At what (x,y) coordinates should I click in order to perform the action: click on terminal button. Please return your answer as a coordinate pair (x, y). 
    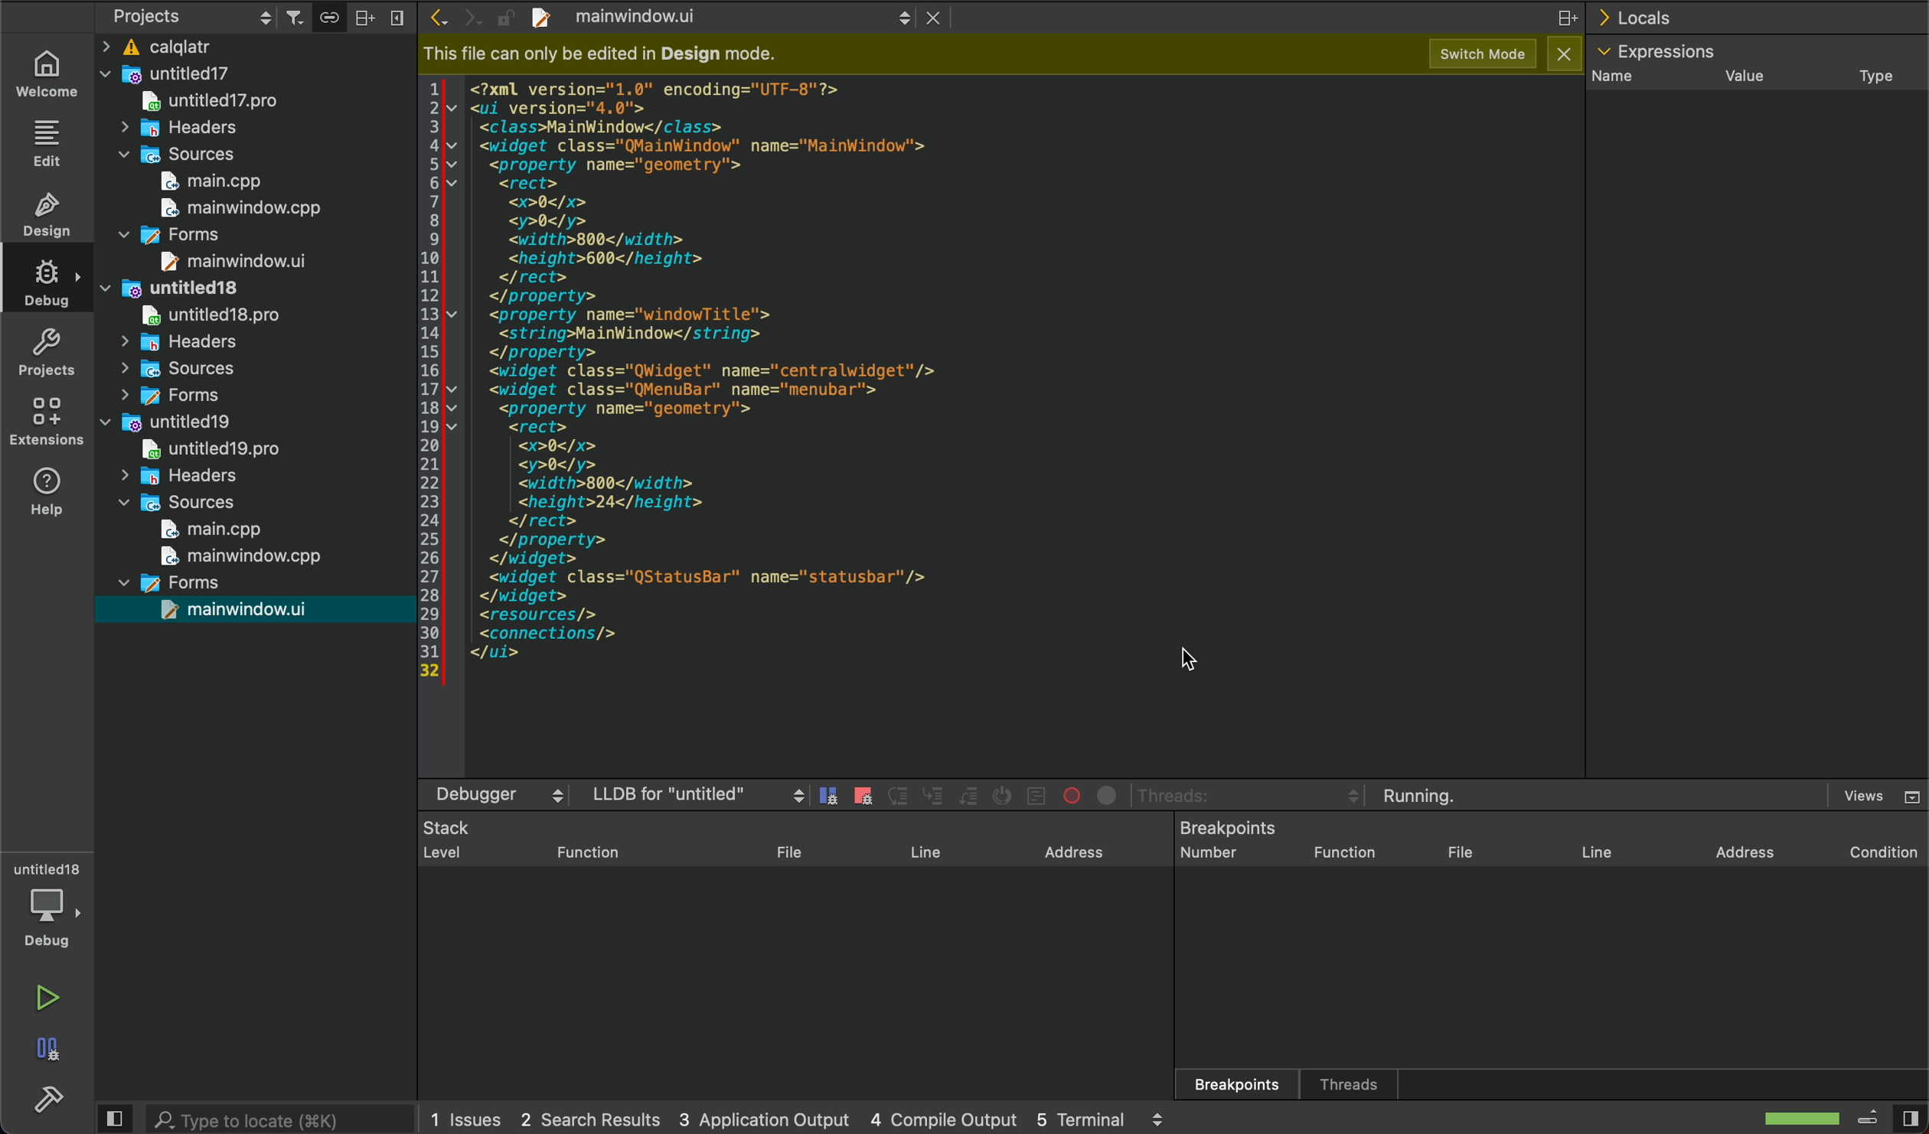
    Looking at the image, I should click on (969, 797).